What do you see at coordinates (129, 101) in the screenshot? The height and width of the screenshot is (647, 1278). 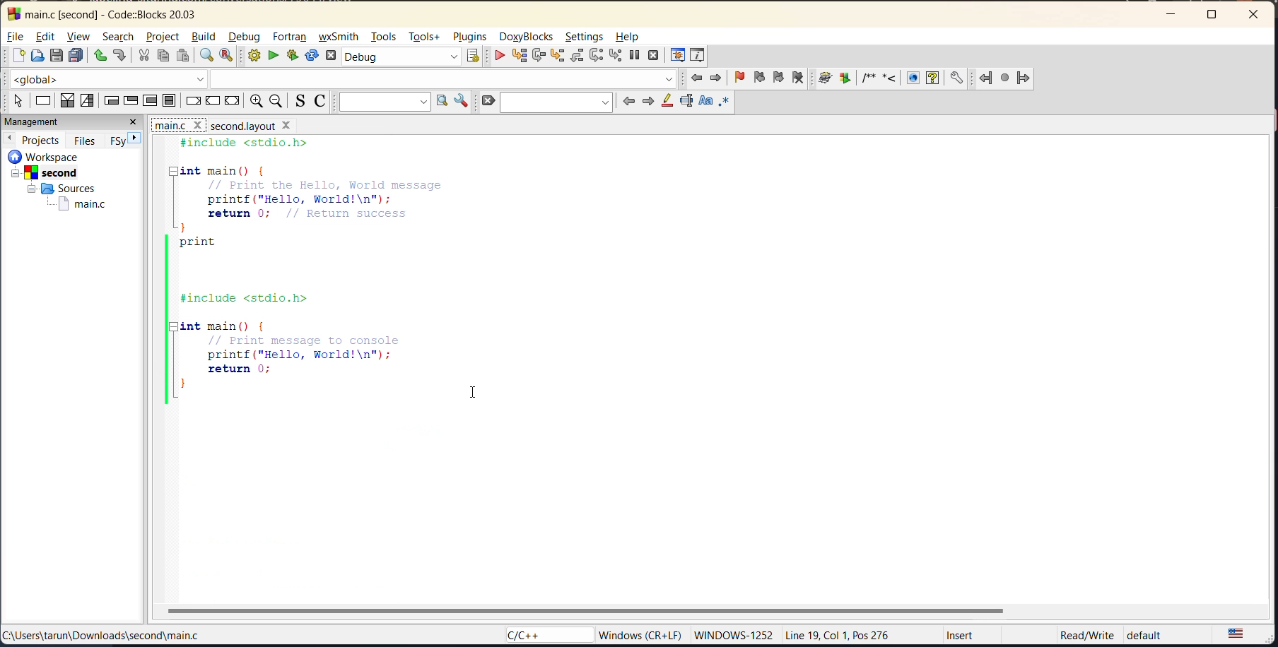 I see `exit condition loop` at bounding box center [129, 101].